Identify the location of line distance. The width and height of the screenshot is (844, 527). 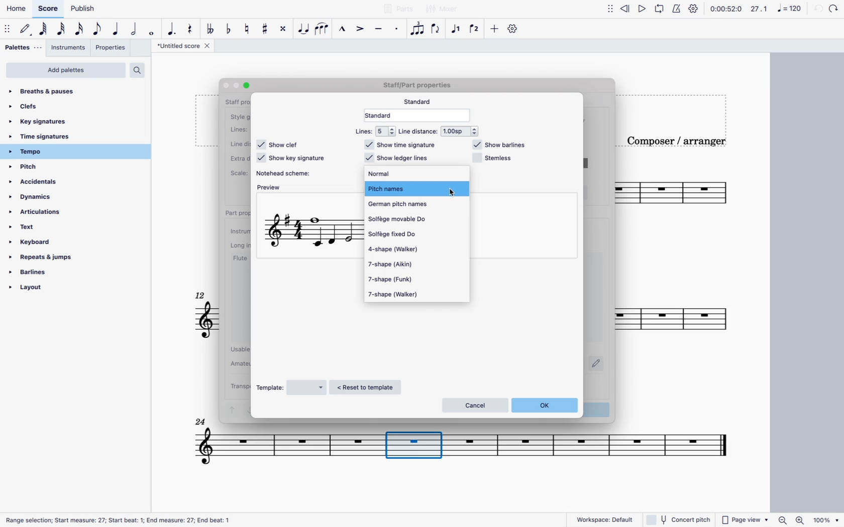
(441, 131).